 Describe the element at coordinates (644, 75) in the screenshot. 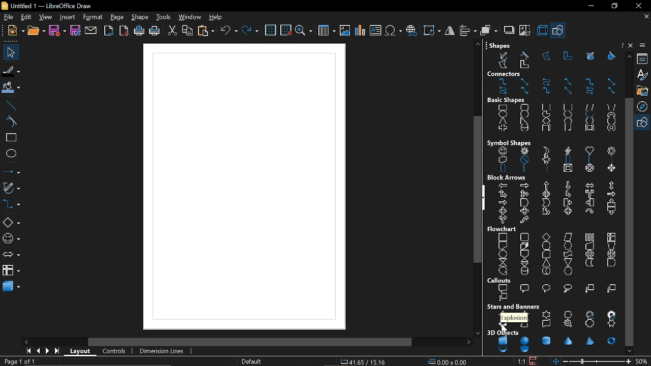

I see `styles ` at that location.